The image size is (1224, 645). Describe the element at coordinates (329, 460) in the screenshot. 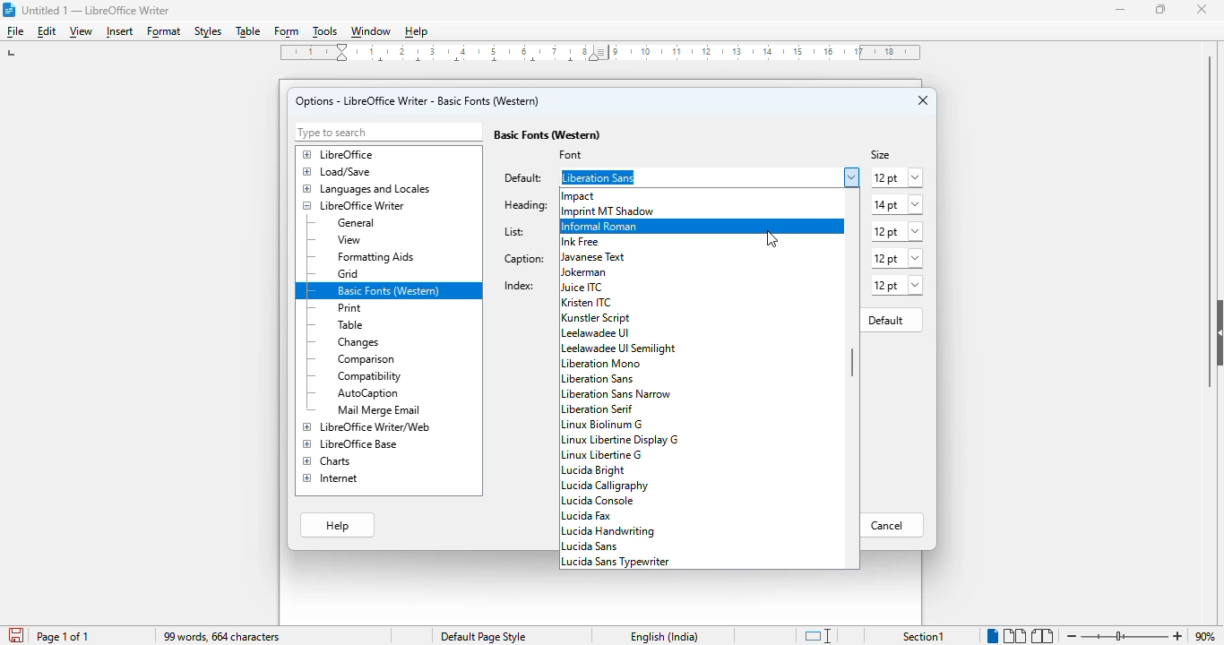

I see `charts` at that location.